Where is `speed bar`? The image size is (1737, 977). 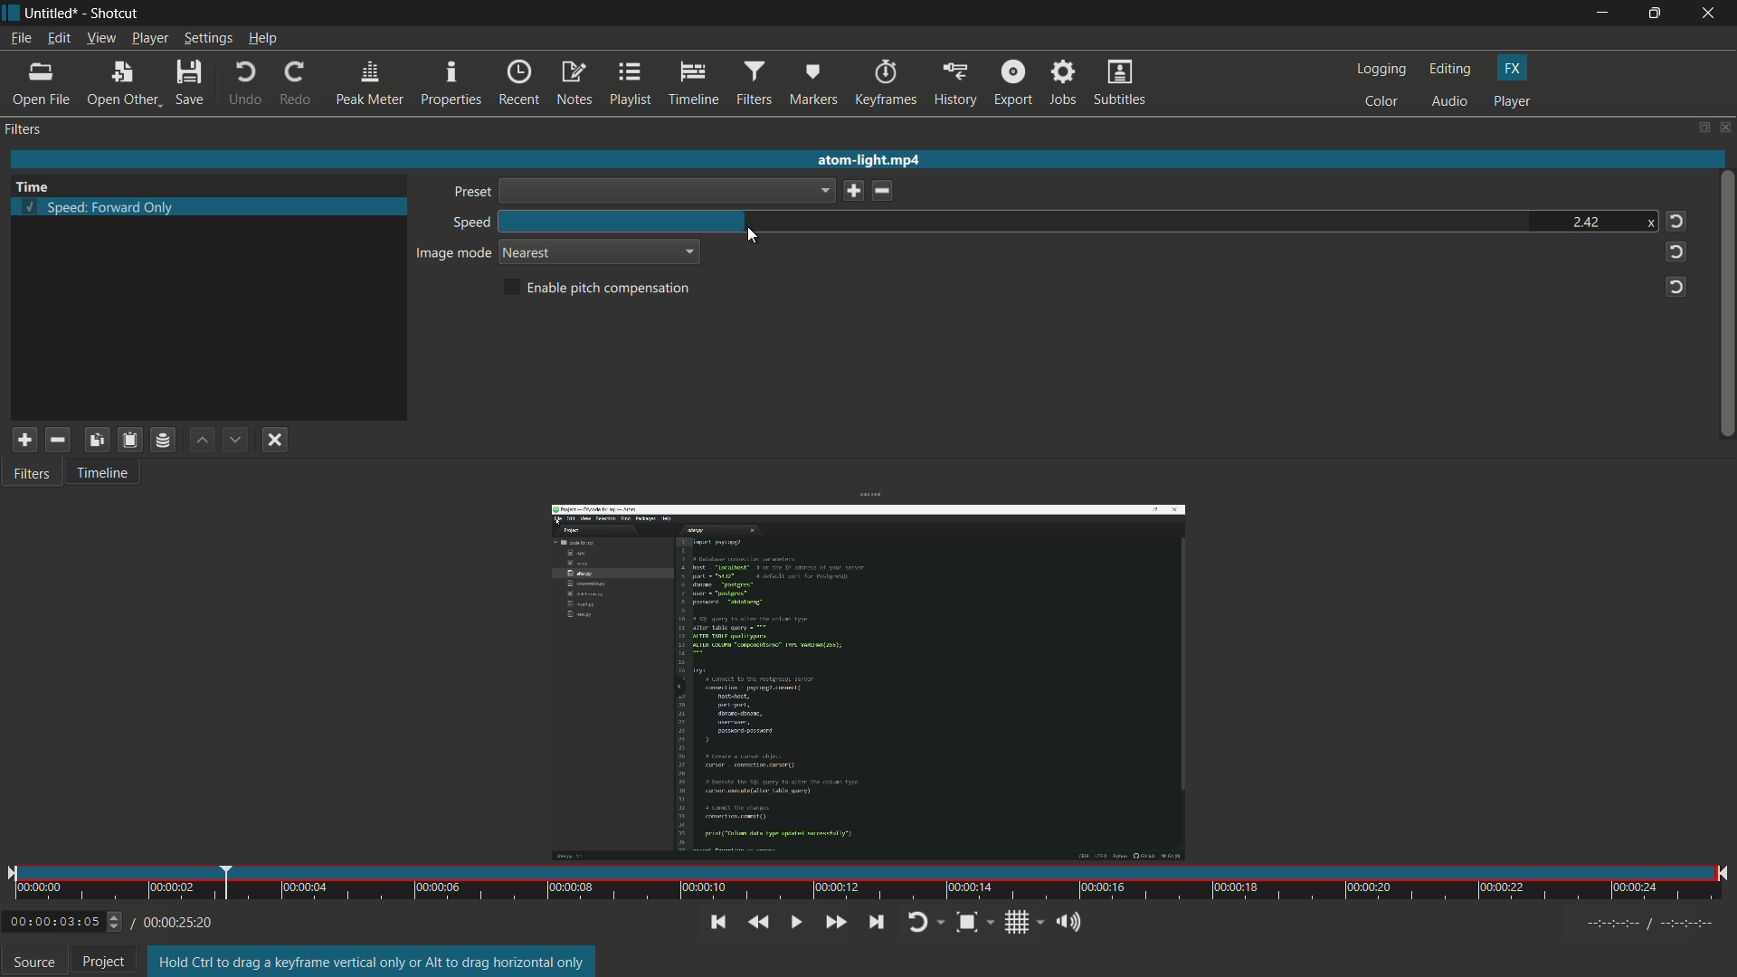
speed bar is located at coordinates (1012, 220).